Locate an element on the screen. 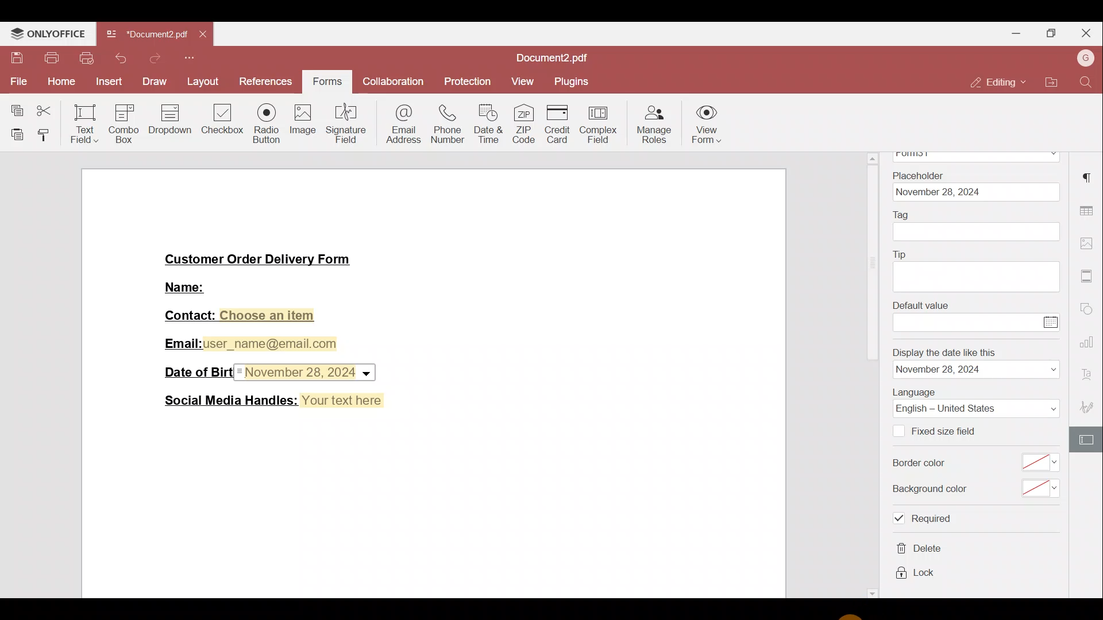  Document2.pdf is located at coordinates (146, 34).